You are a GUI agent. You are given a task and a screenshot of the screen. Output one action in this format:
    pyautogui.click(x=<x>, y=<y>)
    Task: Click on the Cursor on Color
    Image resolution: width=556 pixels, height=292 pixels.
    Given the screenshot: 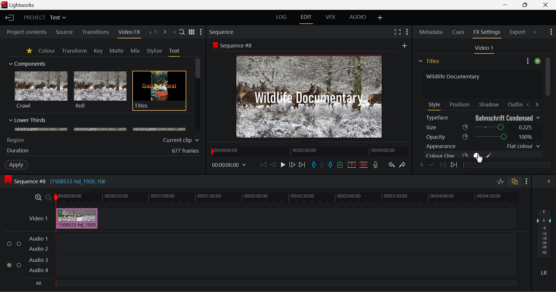 What is the action you would take?
    pyautogui.click(x=478, y=156)
    